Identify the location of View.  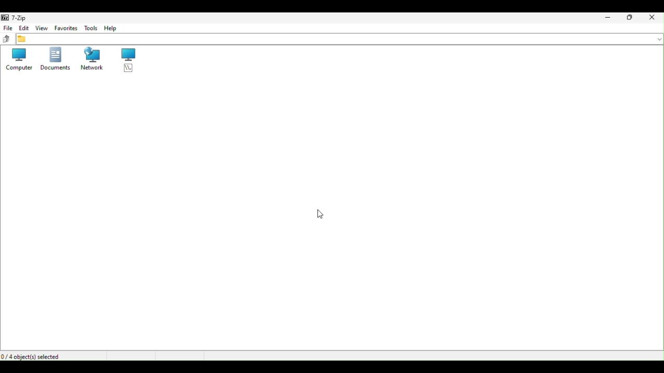
(43, 29).